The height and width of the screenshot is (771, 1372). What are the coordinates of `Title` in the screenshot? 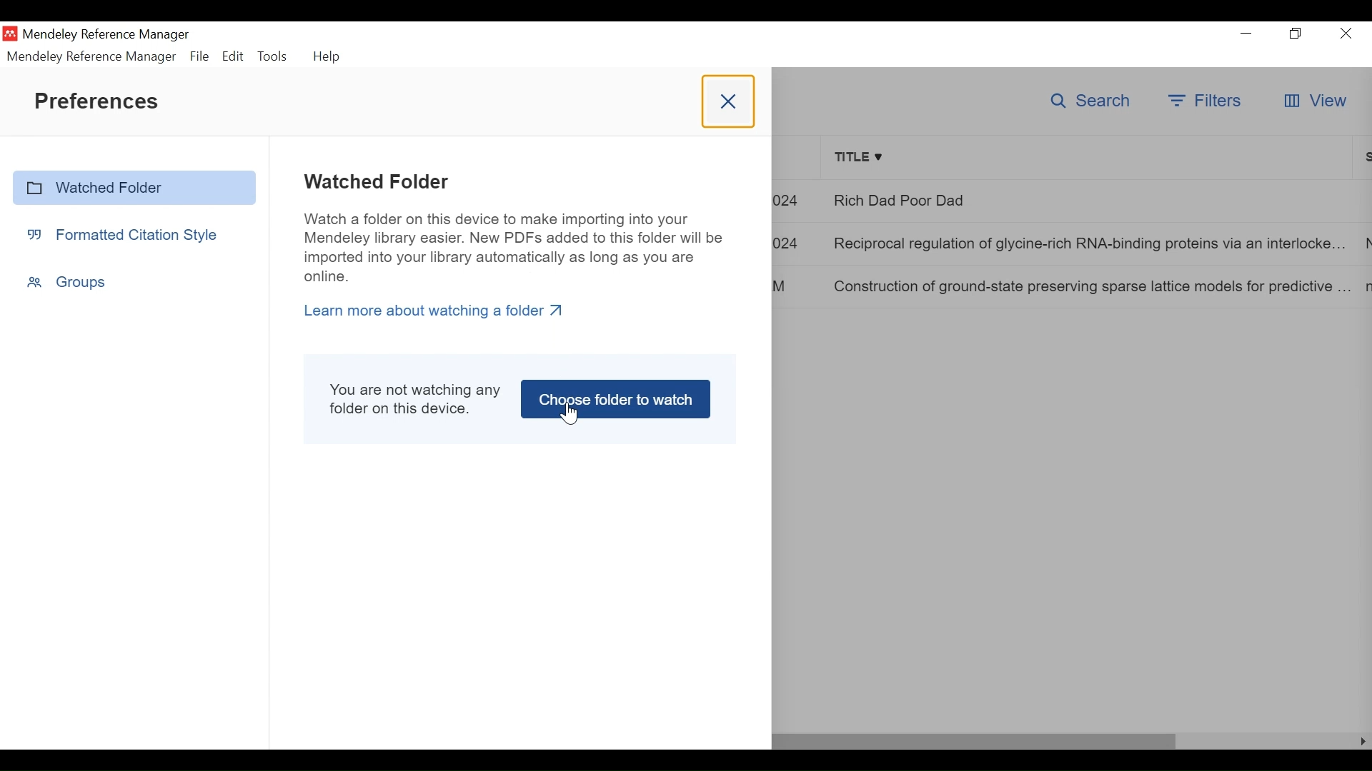 It's located at (1090, 158).